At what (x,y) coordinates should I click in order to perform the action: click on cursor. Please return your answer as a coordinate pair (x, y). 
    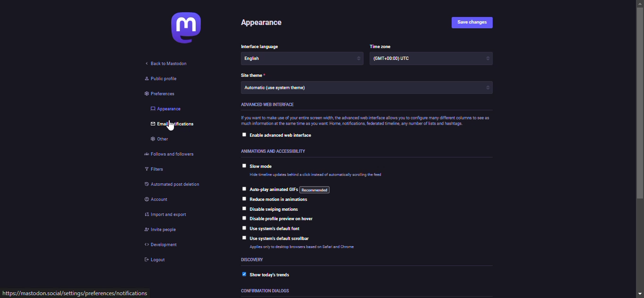
    Looking at the image, I should click on (167, 127).